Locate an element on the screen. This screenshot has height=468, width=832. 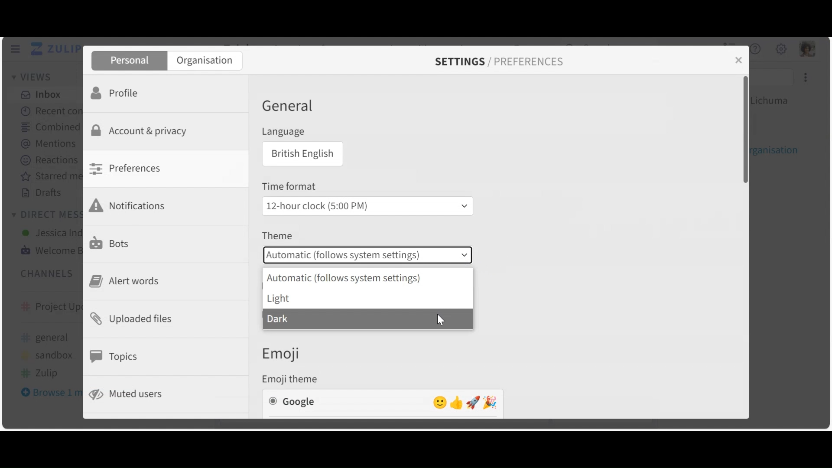
Bots is located at coordinates (111, 243).